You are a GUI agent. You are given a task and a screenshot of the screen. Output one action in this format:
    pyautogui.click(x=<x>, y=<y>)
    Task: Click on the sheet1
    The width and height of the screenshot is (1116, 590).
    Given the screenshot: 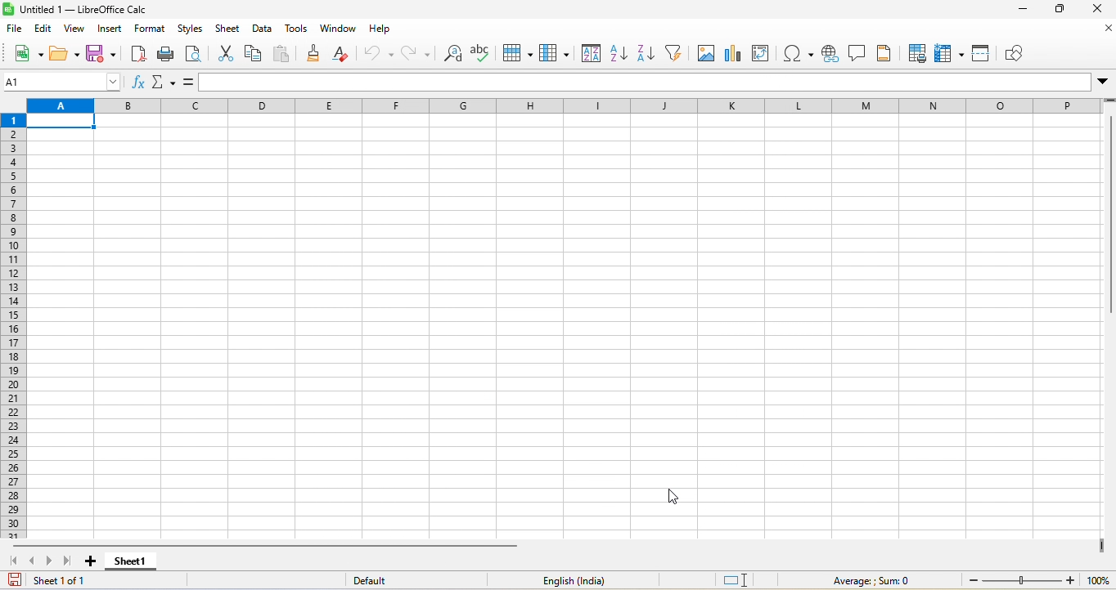 What is the action you would take?
    pyautogui.click(x=133, y=562)
    